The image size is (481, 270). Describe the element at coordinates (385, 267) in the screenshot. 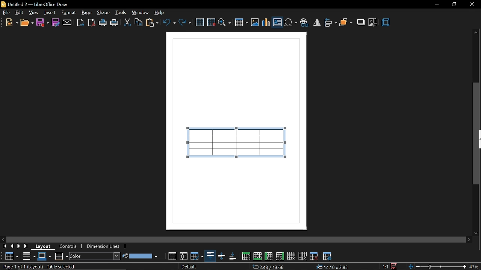

I see `1:1` at that location.